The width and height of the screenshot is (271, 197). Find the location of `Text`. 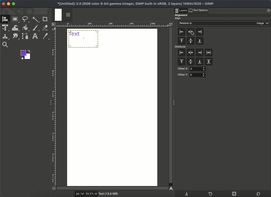

Text is located at coordinates (84, 38).